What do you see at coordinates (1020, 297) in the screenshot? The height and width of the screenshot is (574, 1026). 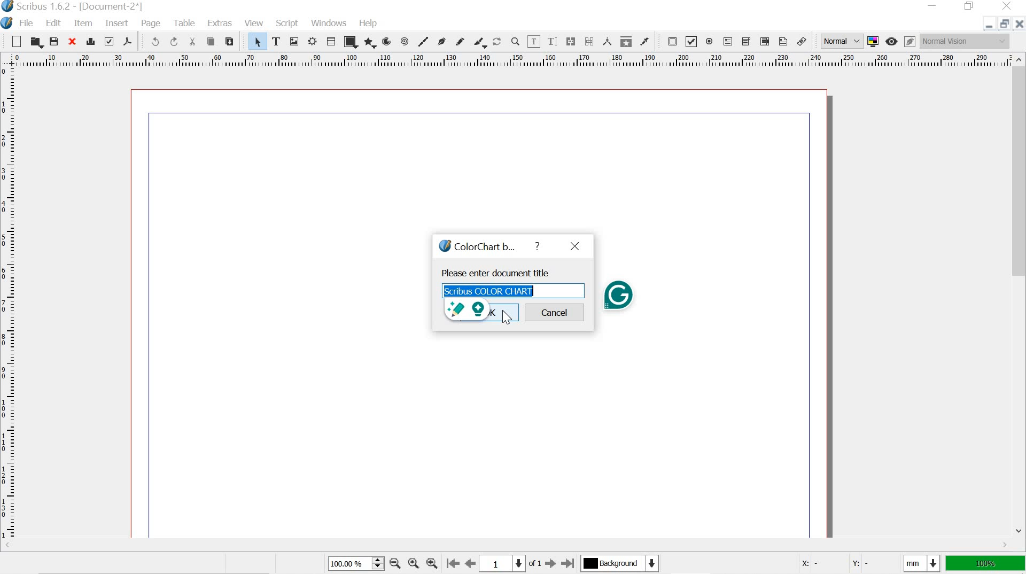 I see `scrollbar` at bounding box center [1020, 297].